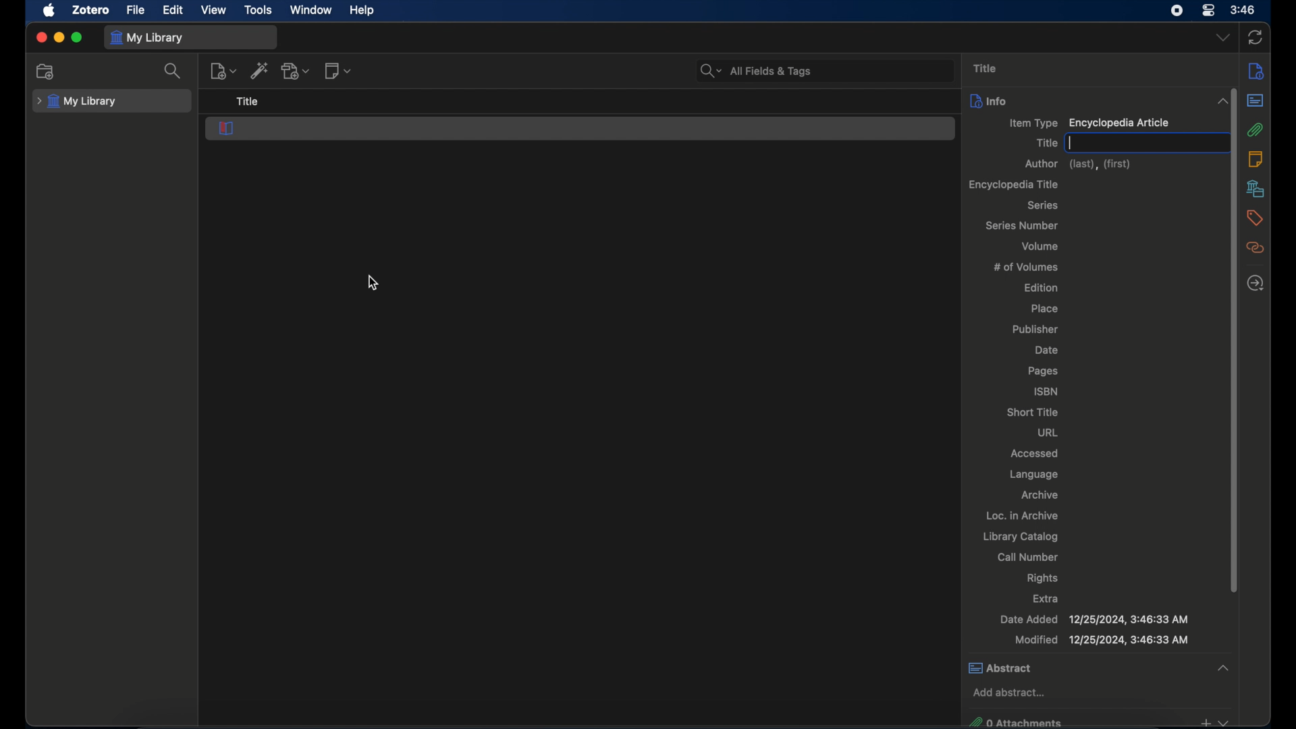  What do you see at coordinates (1255, 248) in the screenshot?
I see `related` at bounding box center [1255, 248].